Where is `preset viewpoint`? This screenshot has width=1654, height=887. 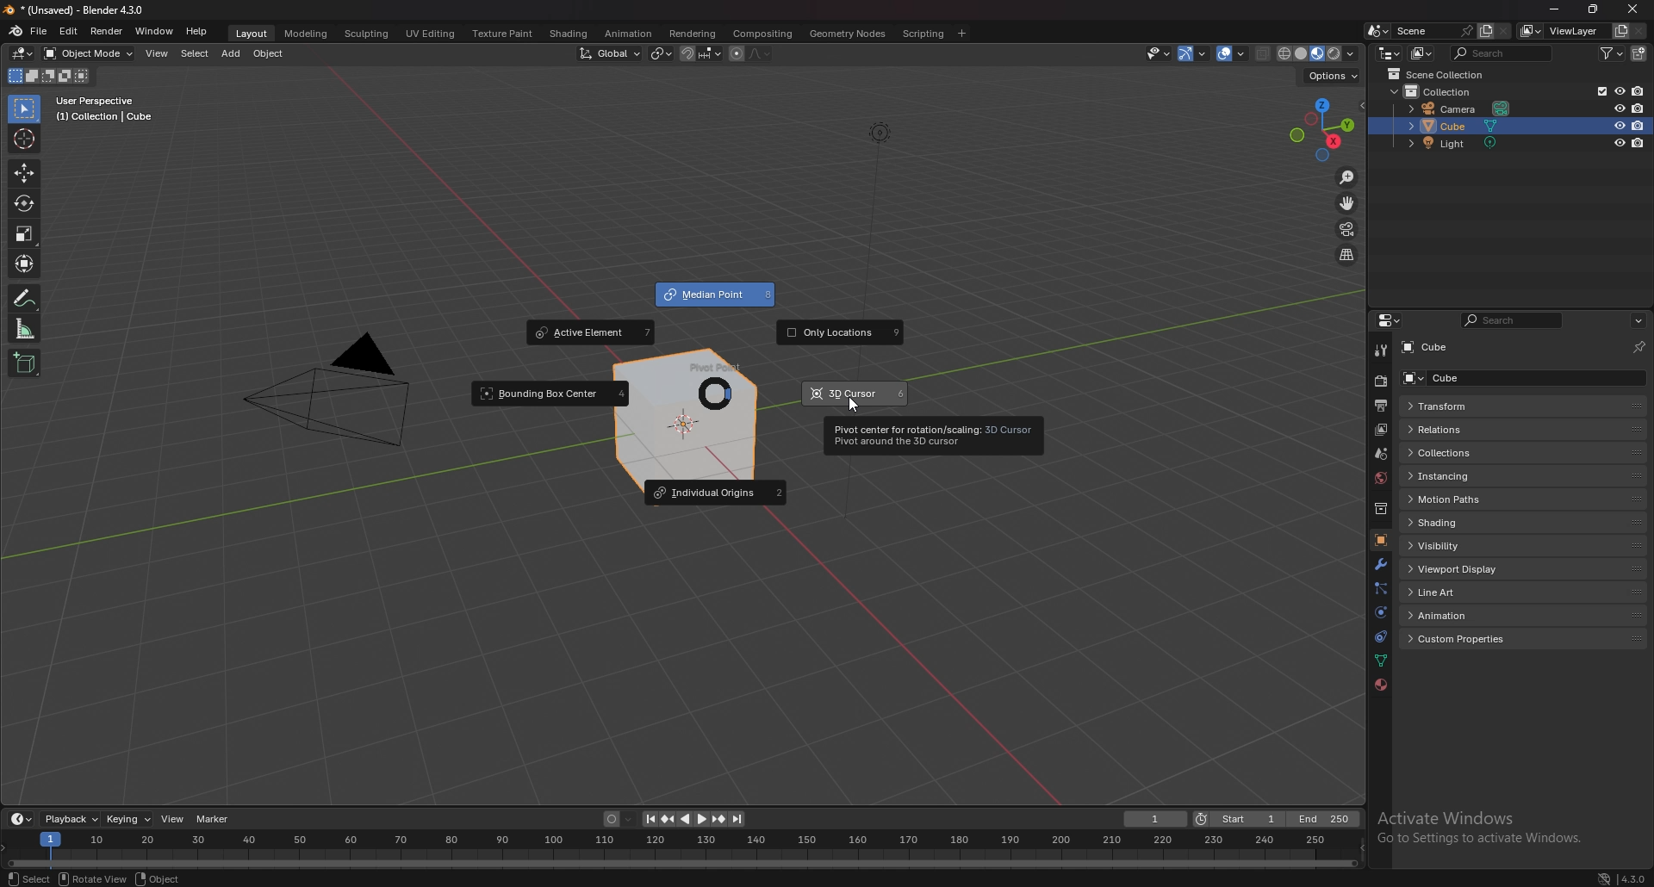
preset viewpoint is located at coordinates (1321, 129).